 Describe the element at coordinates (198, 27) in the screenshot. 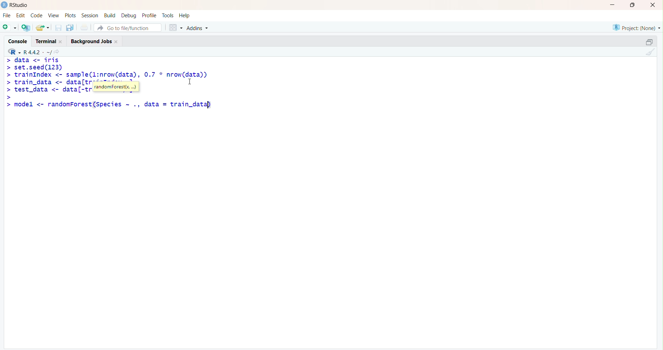

I see `Addins` at that location.